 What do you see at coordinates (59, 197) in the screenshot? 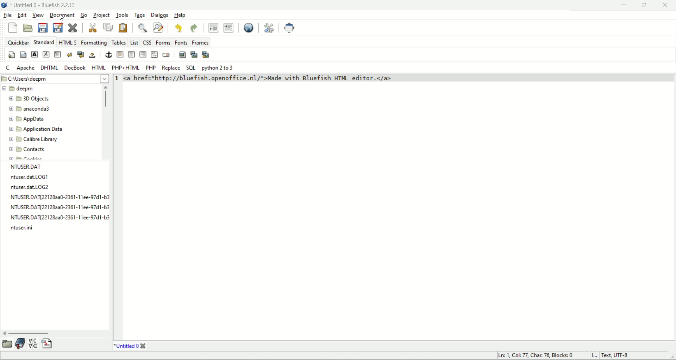
I see `text` at bounding box center [59, 197].